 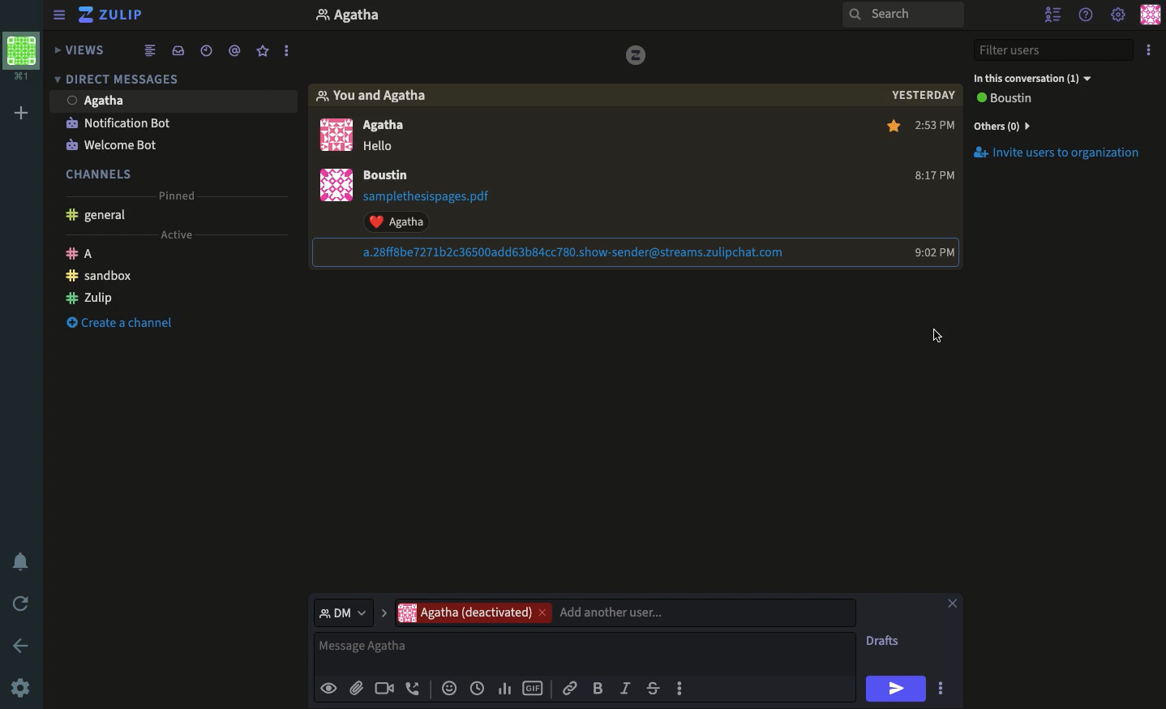 I want to click on Zulip, so click(x=89, y=298).